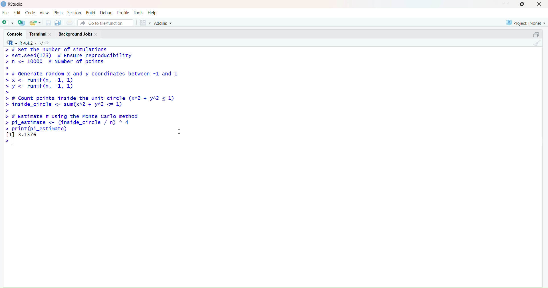 Image resolution: width=548 pixels, height=288 pixels. Describe the element at coordinates (537, 46) in the screenshot. I see `Clear Console (Ctrl + L)` at that location.